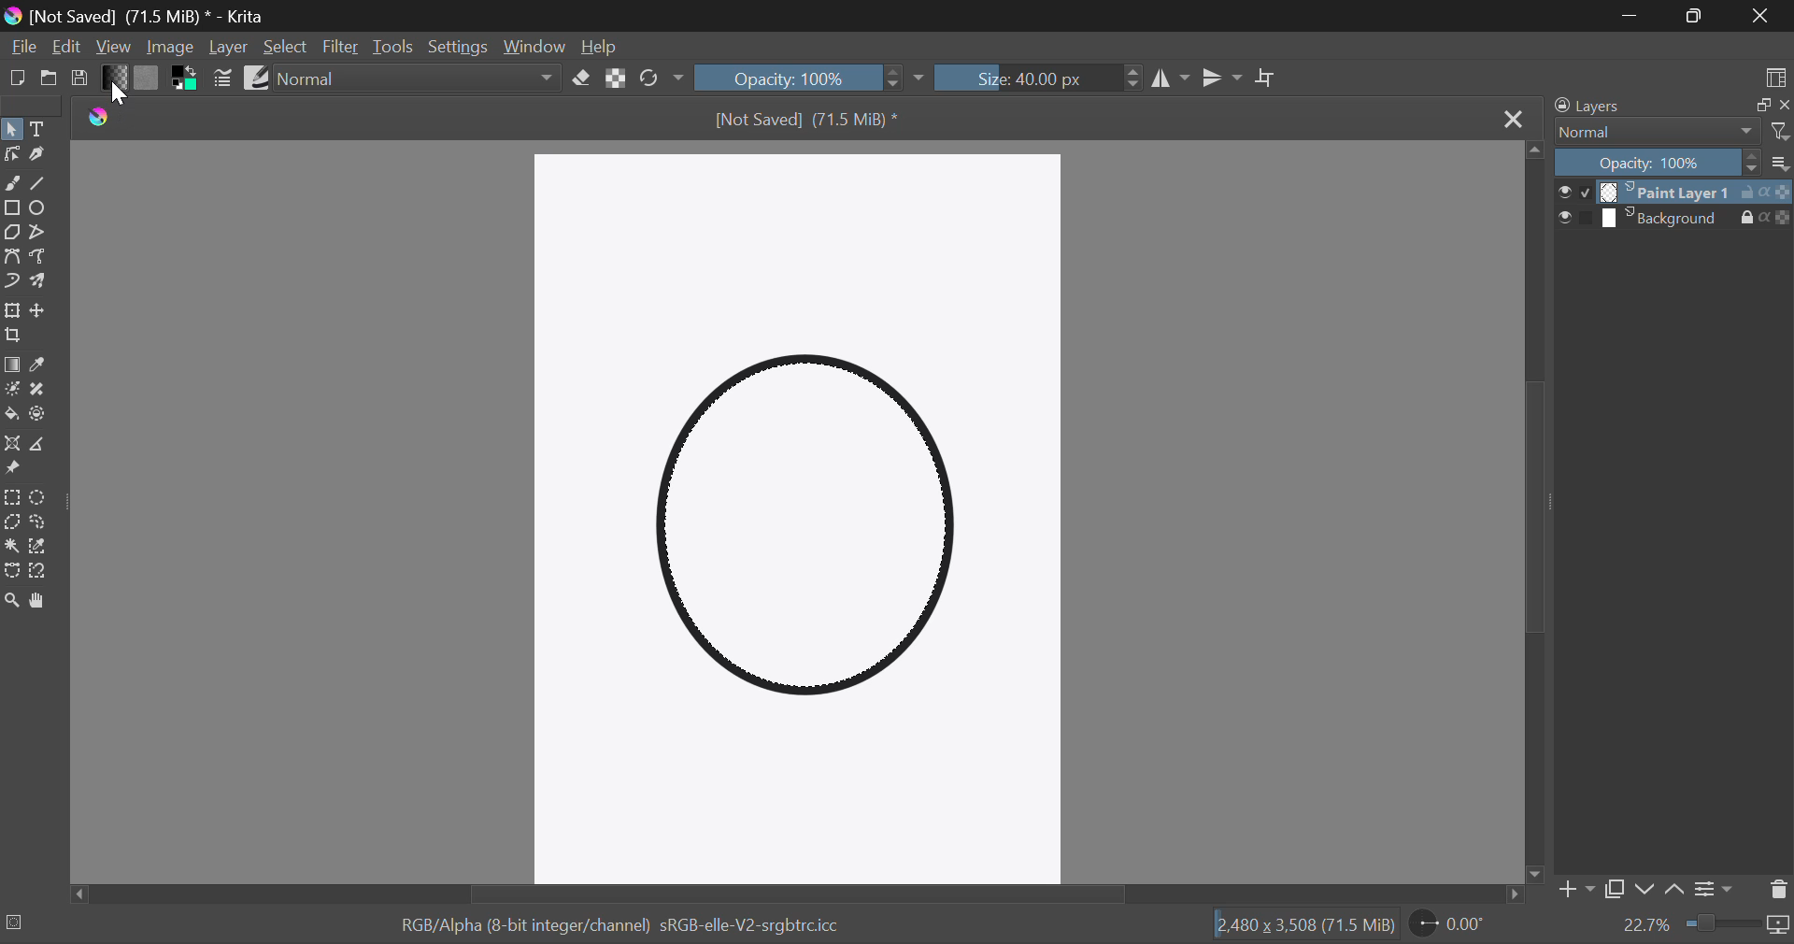 The height and width of the screenshot is (944, 1794). Describe the element at coordinates (21, 47) in the screenshot. I see `File` at that location.